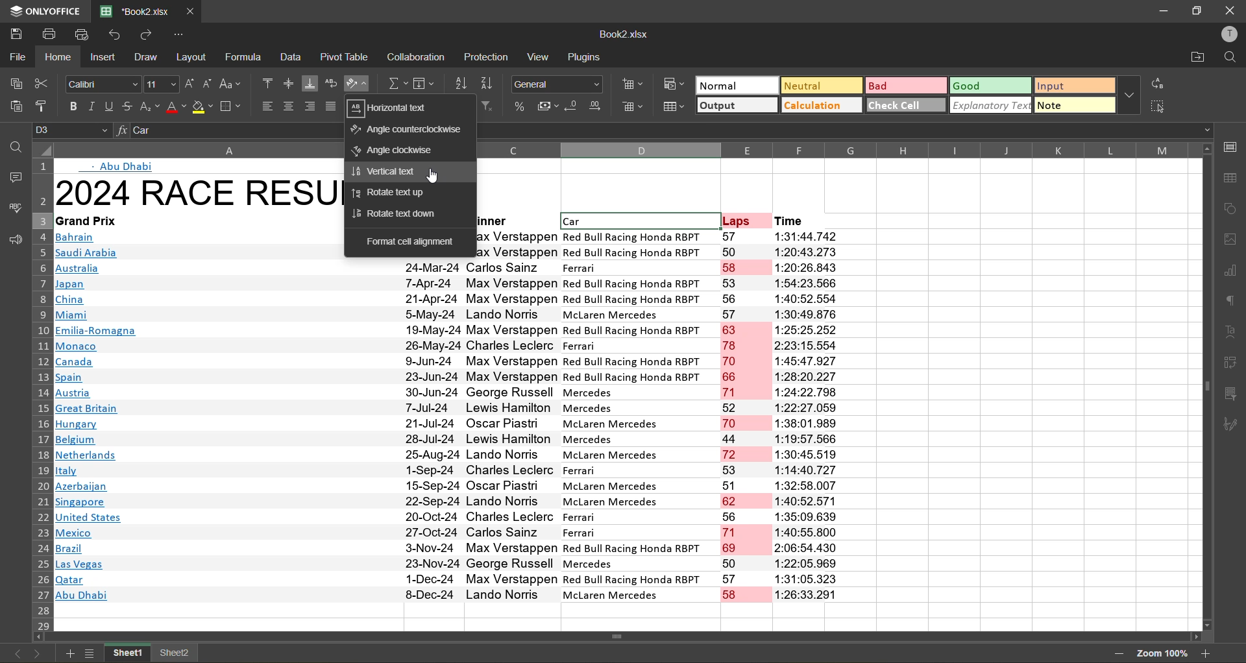  I want to click on text, so click(1231, 331).